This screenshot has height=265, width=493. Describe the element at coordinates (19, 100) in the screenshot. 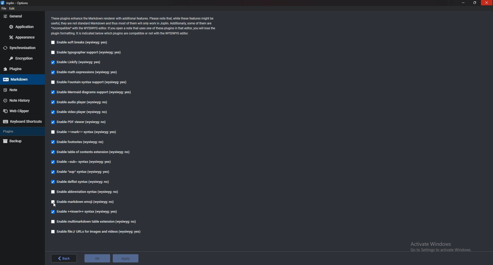

I see `Note history` at that location.